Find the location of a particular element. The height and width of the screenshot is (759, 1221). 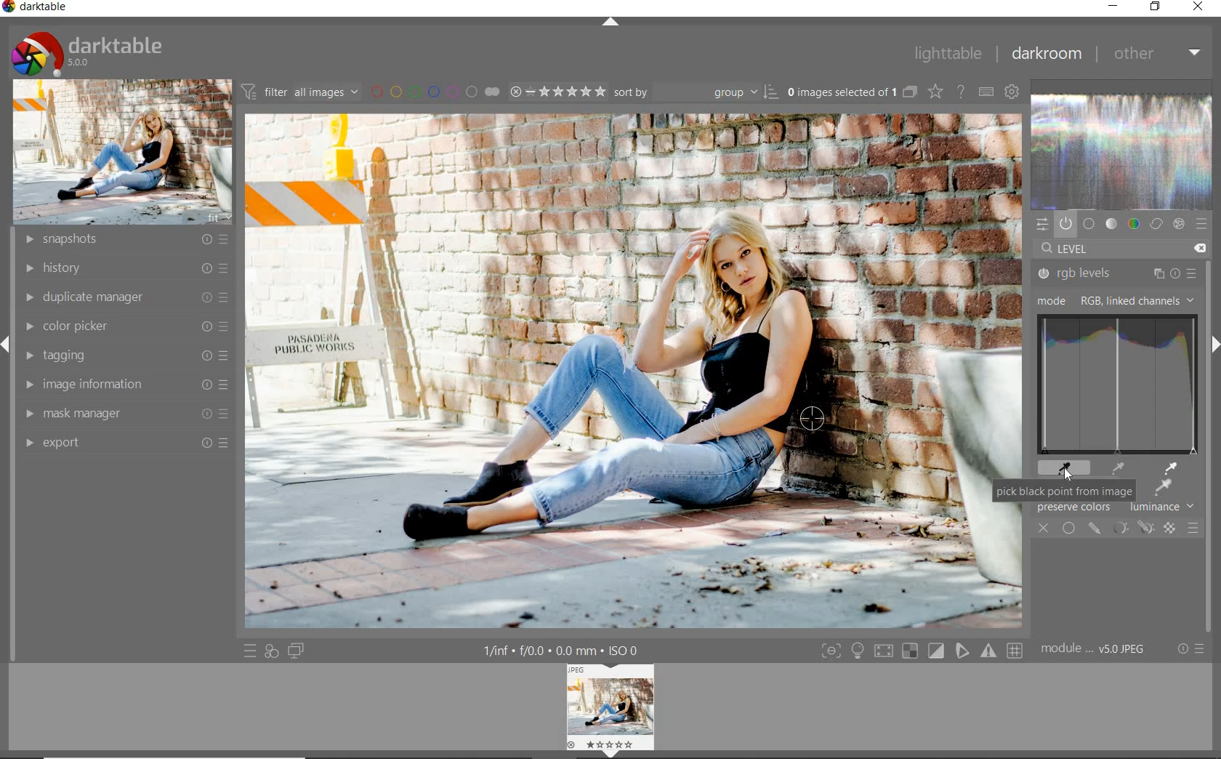

blending options is located at coordinates (1193, 526).